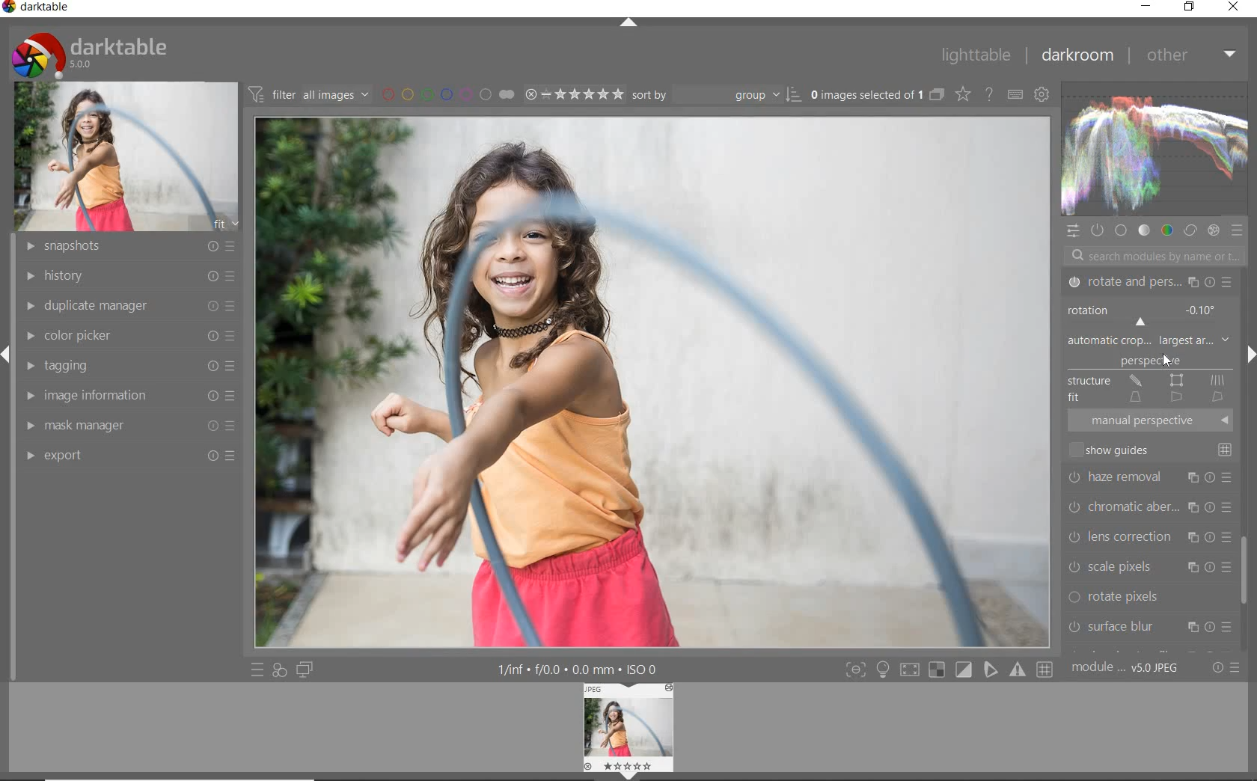 The image size is (1257, 781). What do you see at coordinates (1190, 232) in the screenshot?
I see `correct` at bounding box center [1190, 232].